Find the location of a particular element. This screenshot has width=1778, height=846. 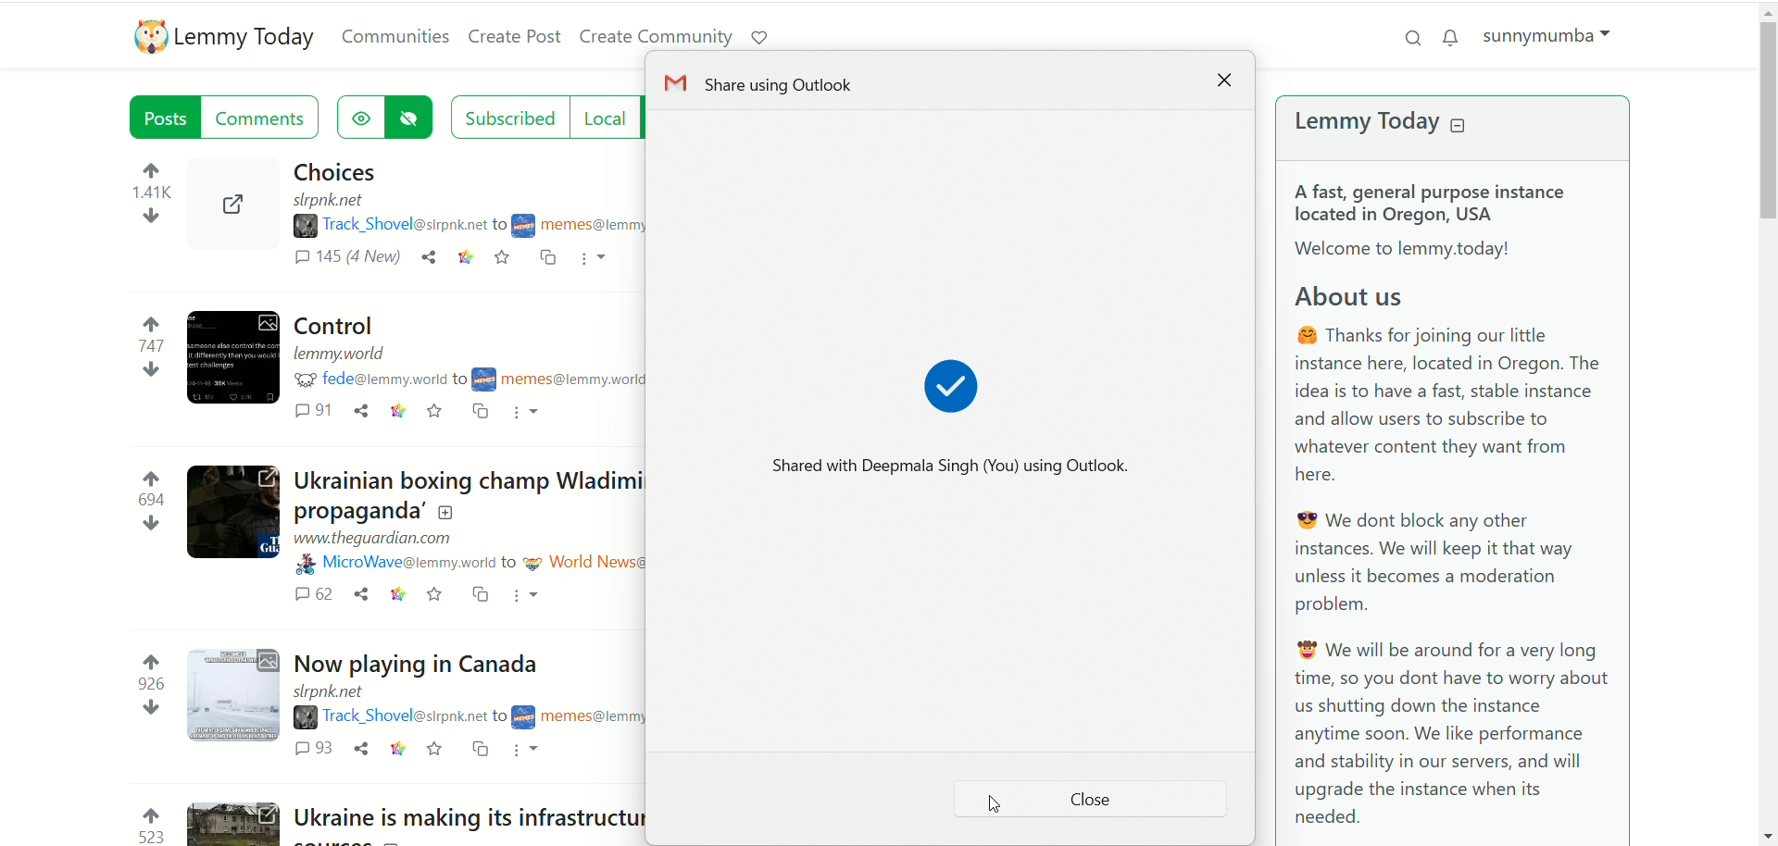

save is located at coordinates (437, 412).